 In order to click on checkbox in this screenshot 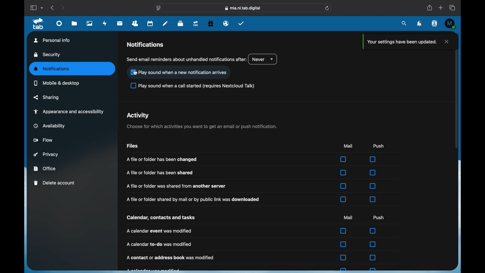, I will do `click(344, 231)`.